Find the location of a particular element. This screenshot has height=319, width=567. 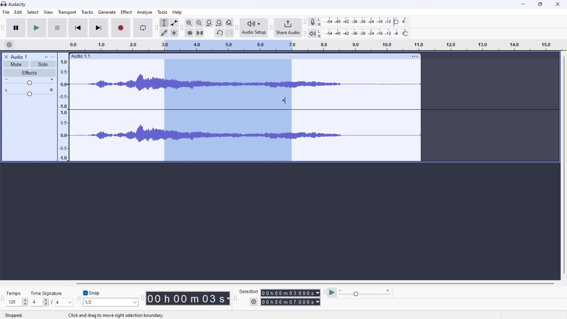

play at speed is located at coordinates (332, 293).